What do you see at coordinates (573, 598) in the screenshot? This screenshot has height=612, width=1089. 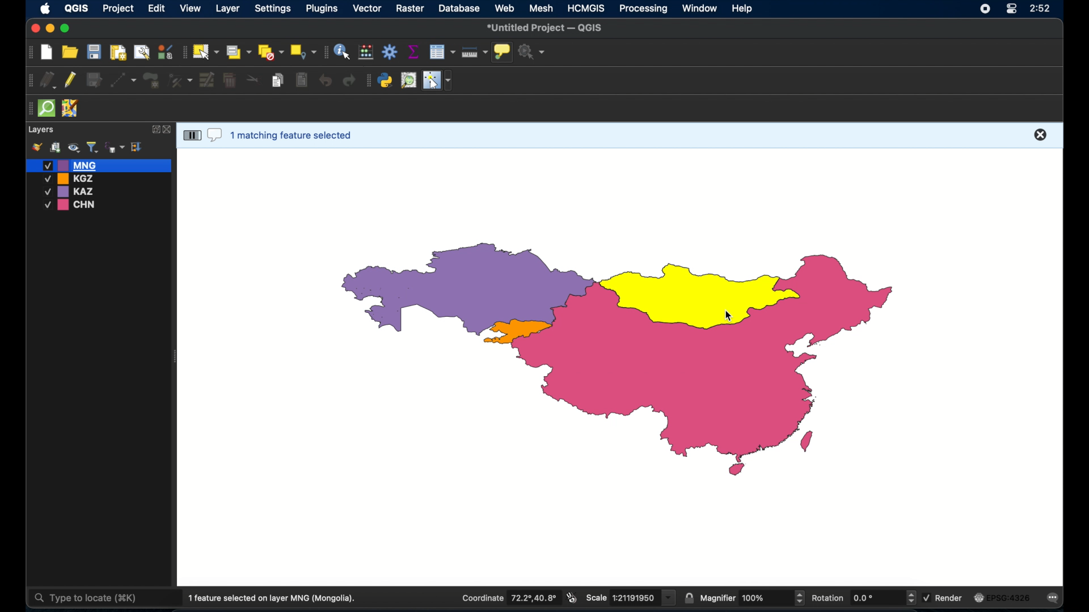 I see `toggle extents and mouse display position` at bounding box center [573, 598].